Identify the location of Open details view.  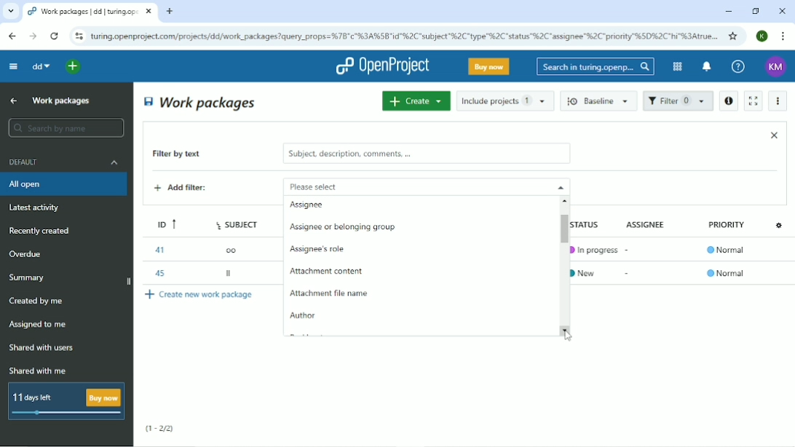
(728, 101).